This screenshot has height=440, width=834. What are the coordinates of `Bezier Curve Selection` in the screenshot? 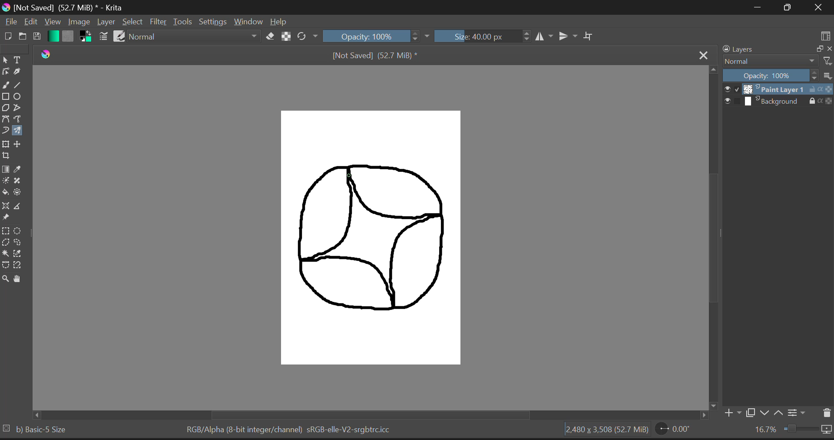 It's located at (5, 266).